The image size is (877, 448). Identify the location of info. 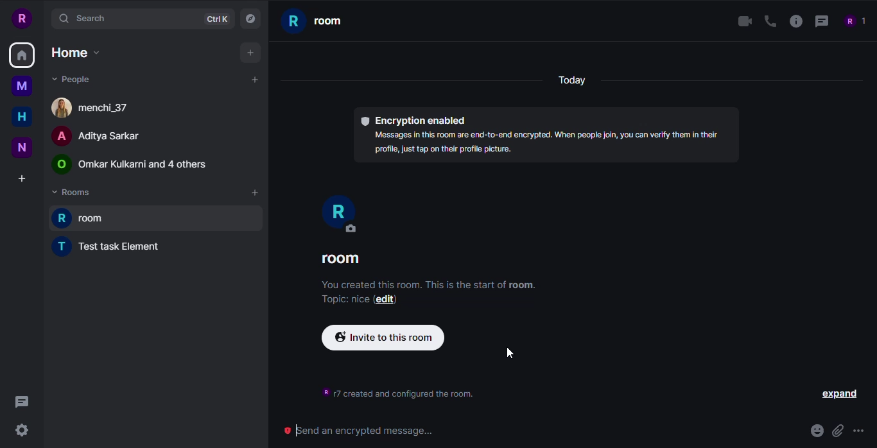
(794, 22).